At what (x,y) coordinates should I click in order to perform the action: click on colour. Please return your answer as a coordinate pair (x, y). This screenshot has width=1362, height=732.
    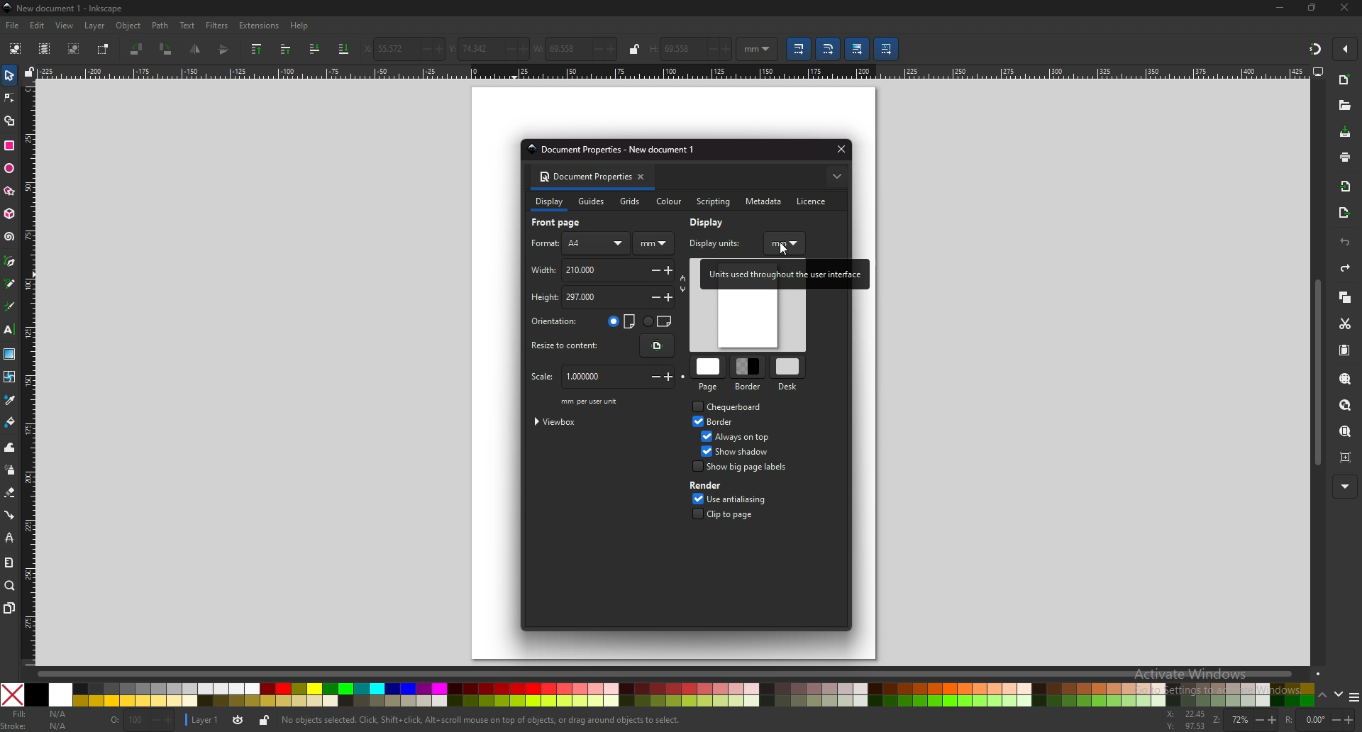
    Looking at the image, I should click on (668, 202).